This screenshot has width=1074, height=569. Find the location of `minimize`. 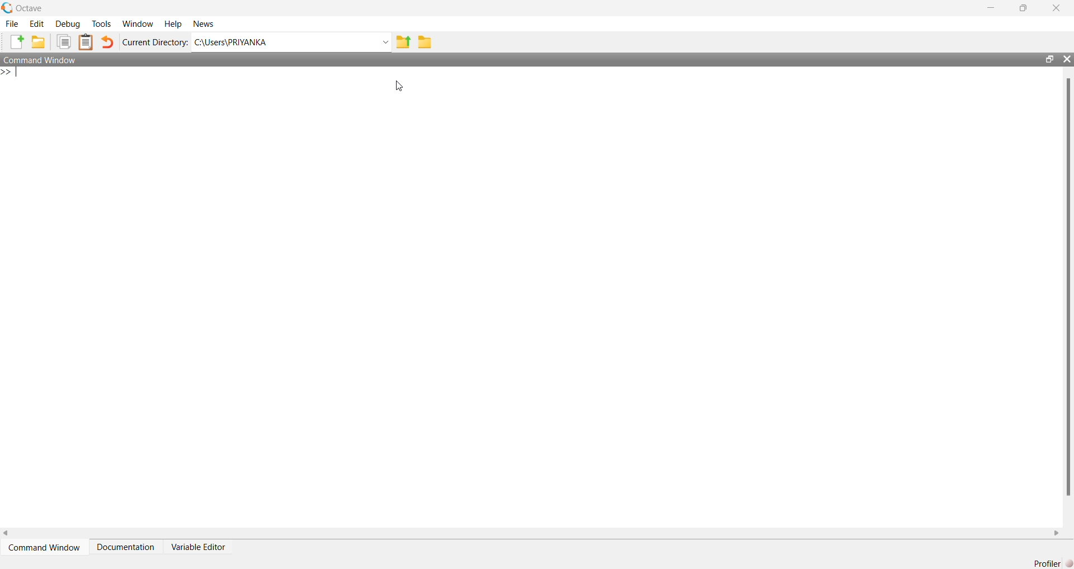

minimize is located at coordinates (991, 8).